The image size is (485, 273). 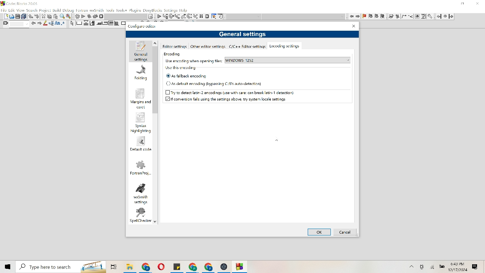 I want to click on Cursor, so click(x=277, y=139).